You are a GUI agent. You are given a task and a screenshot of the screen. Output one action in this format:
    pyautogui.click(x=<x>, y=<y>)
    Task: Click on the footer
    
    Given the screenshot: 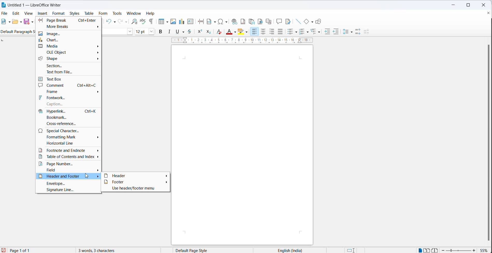 What is the action you would take?
    pyautogui.click(x=136, y=182)
    